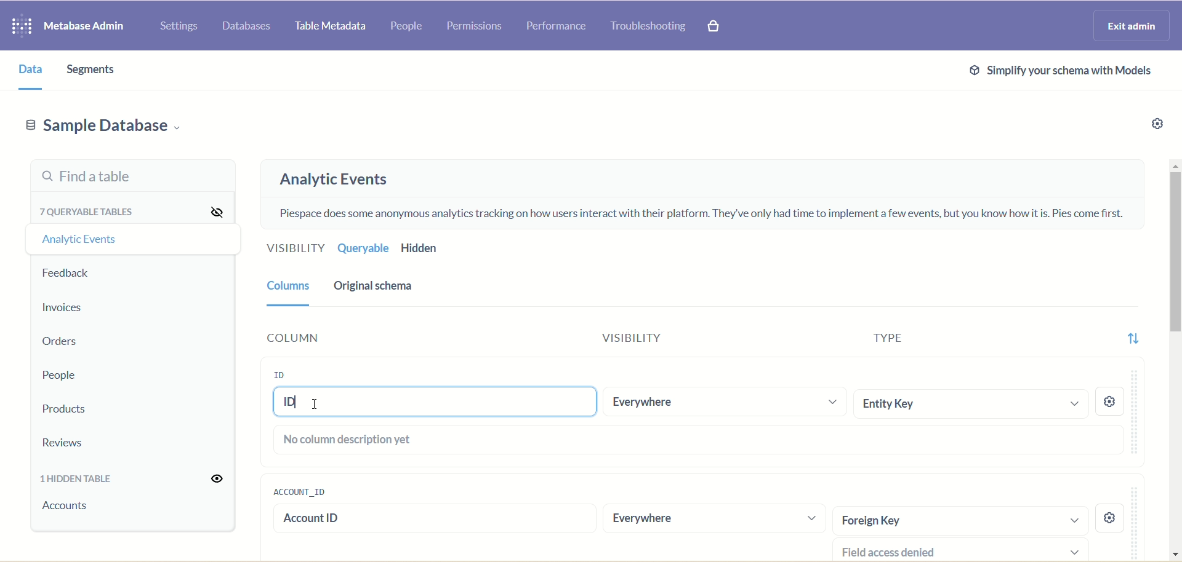  Describe the element at coordinates (83, 243) in the screenshot. I see `Analytic events` at that location.